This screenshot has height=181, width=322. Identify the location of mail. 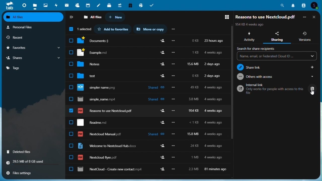
(67, 6).